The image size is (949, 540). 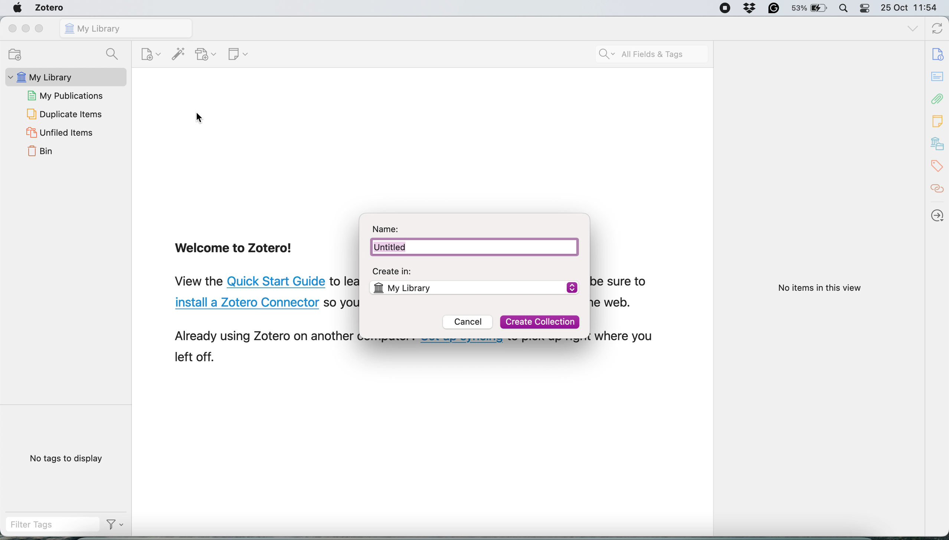 I want to click on bin, so click(x=40, y=153).